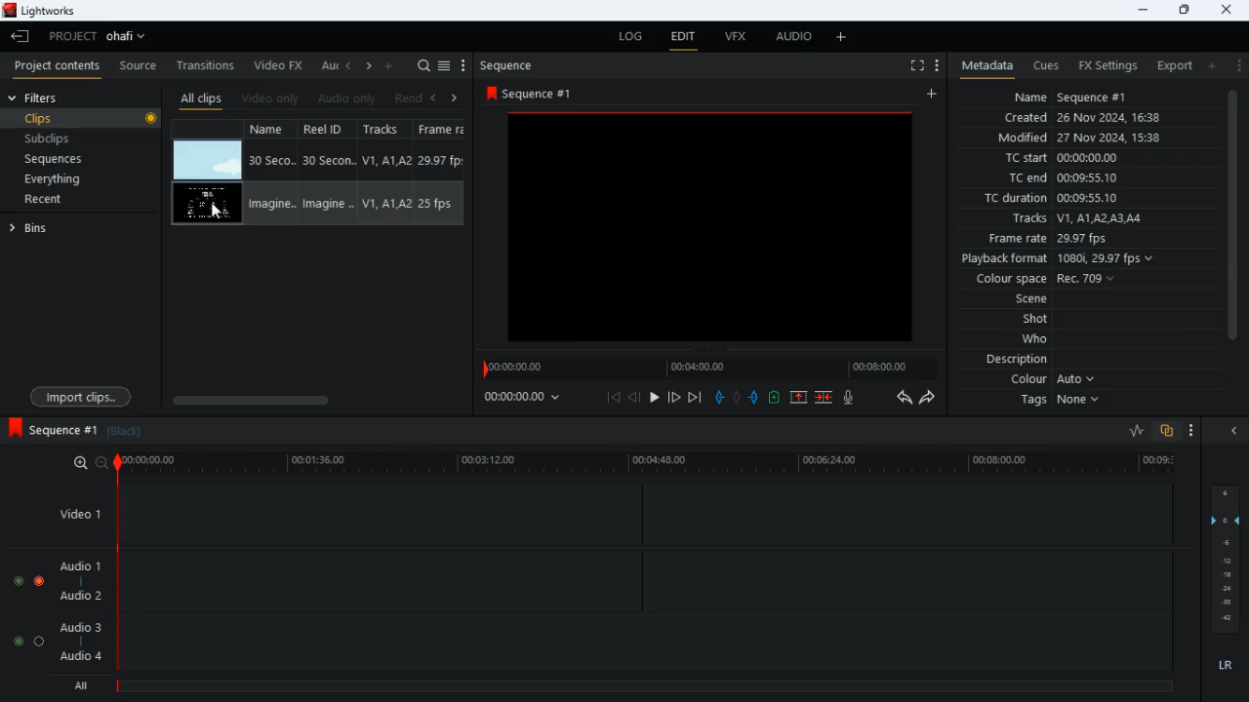 This screenshot has height=702, width=1249. Describe the element at coordinates (1194, 429) in the screenshot. I see `more` at that location.